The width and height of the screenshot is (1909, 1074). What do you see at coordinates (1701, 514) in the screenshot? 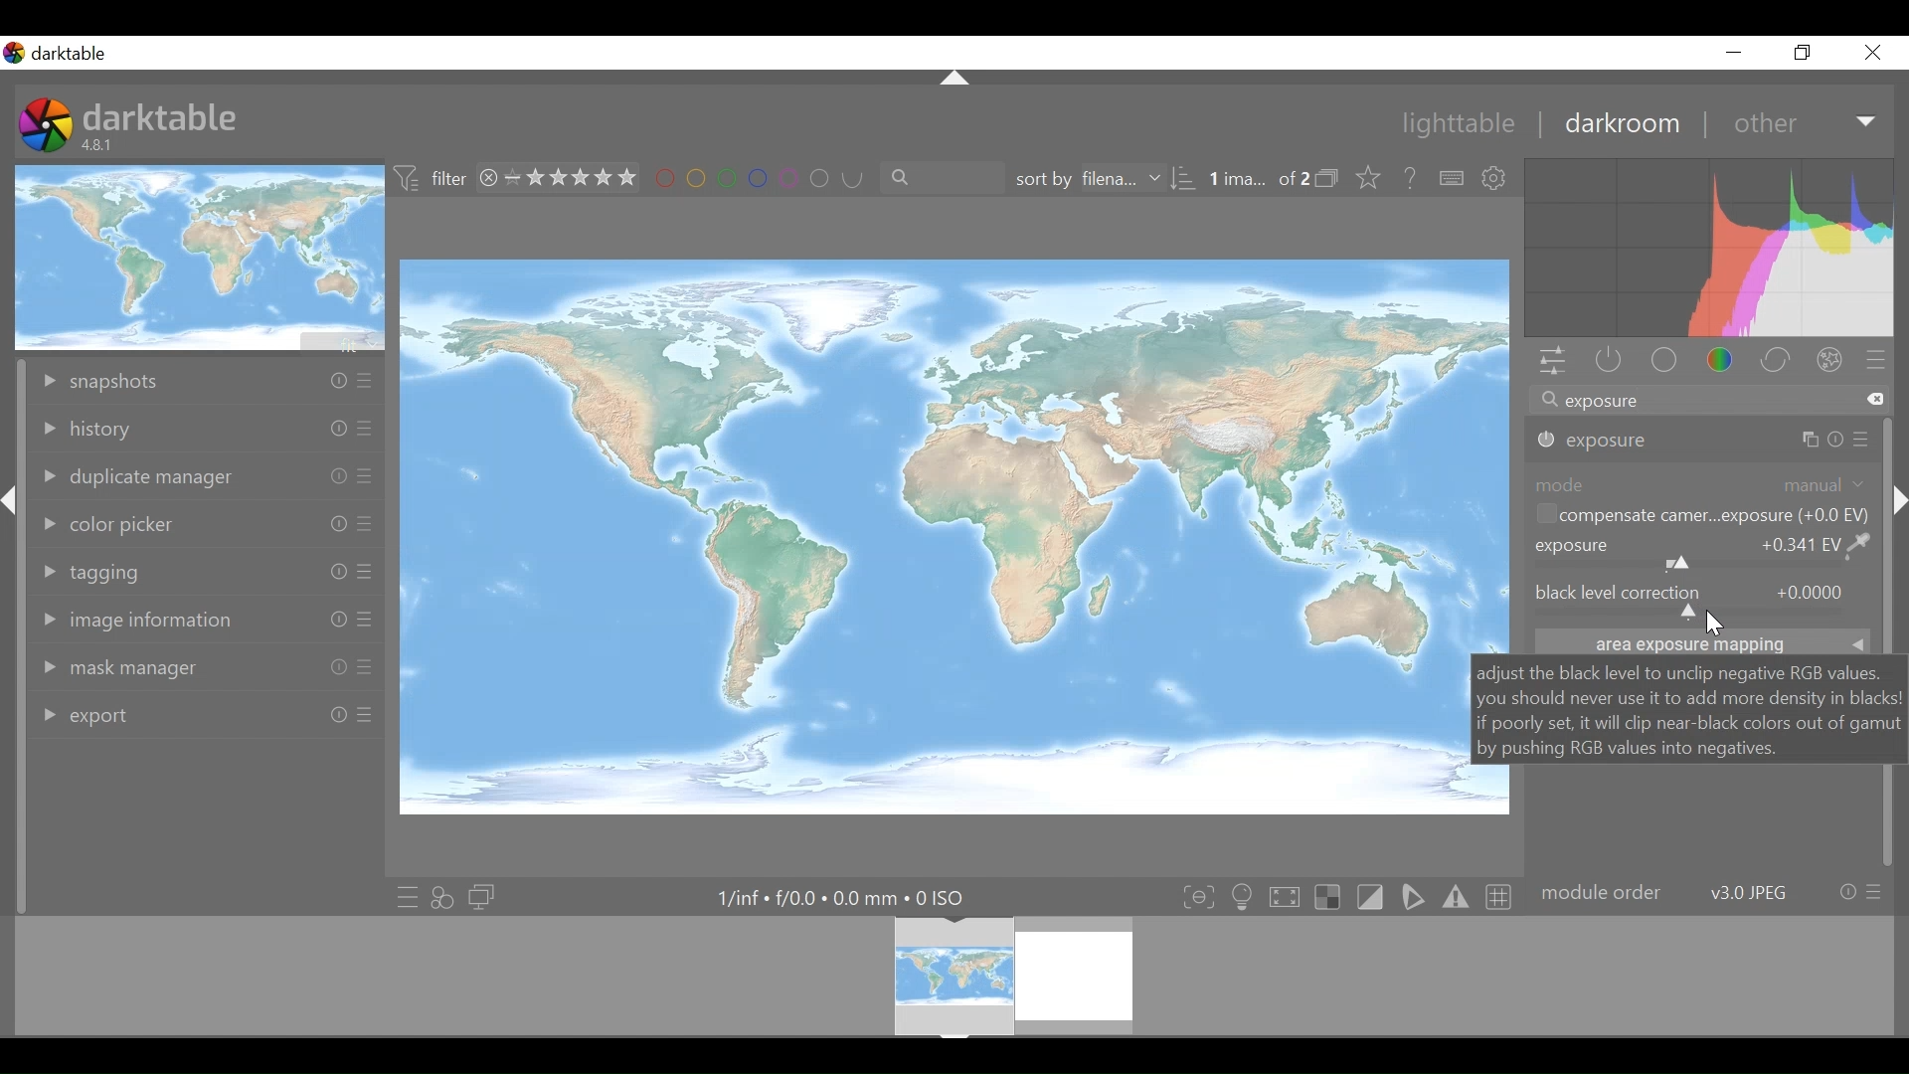
I see `compensate camera exposure` at bounding box center [1701, 514].